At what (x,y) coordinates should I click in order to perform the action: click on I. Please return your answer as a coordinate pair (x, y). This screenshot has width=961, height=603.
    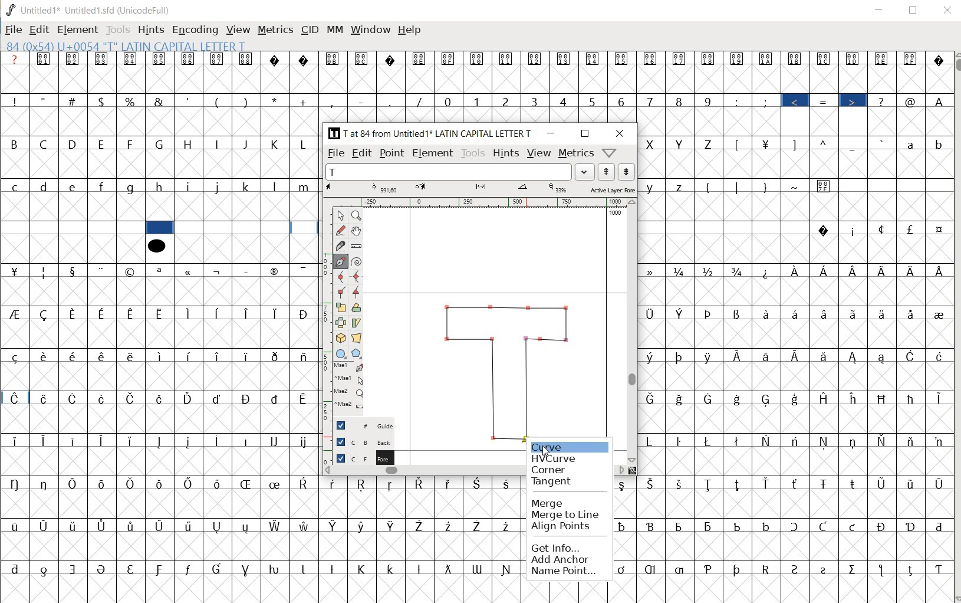
    Looking at the image, I should click on (219, 145).